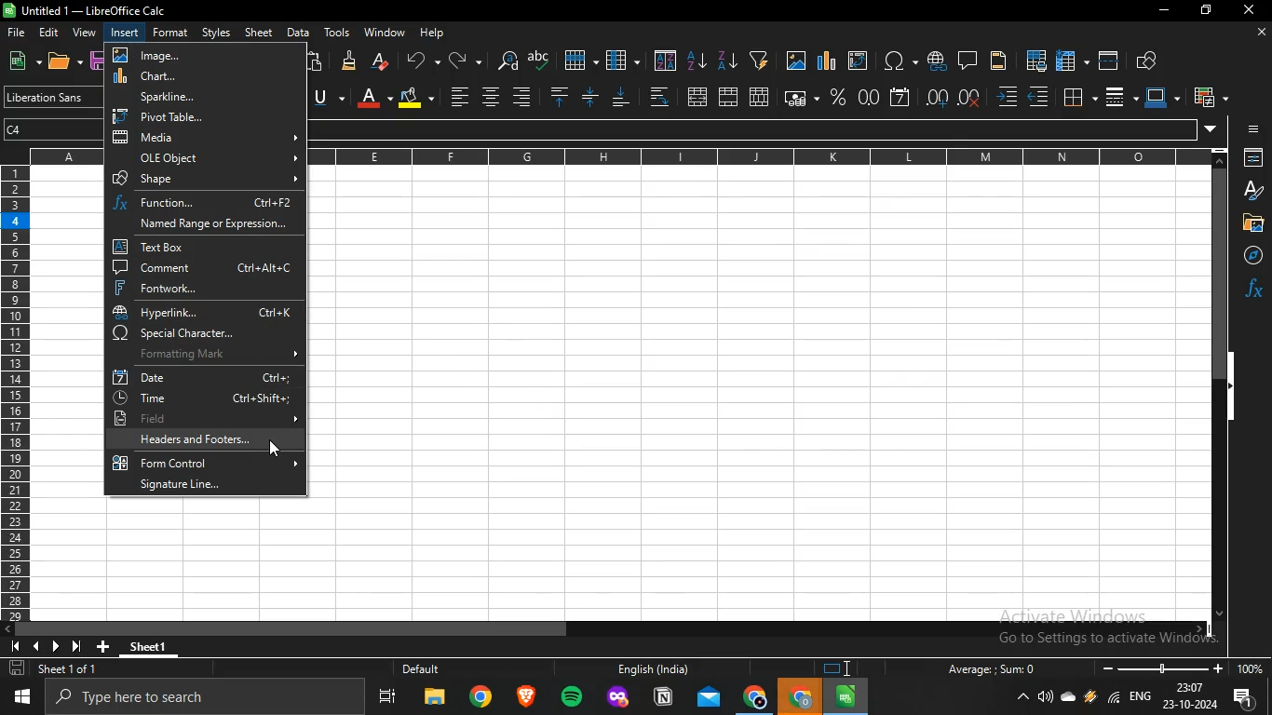 Image resolution: width=1272 pixels, height=715 pixels. Describe the element at coordinates (1253, 130) in the screenshot. I see `icon` at that location.